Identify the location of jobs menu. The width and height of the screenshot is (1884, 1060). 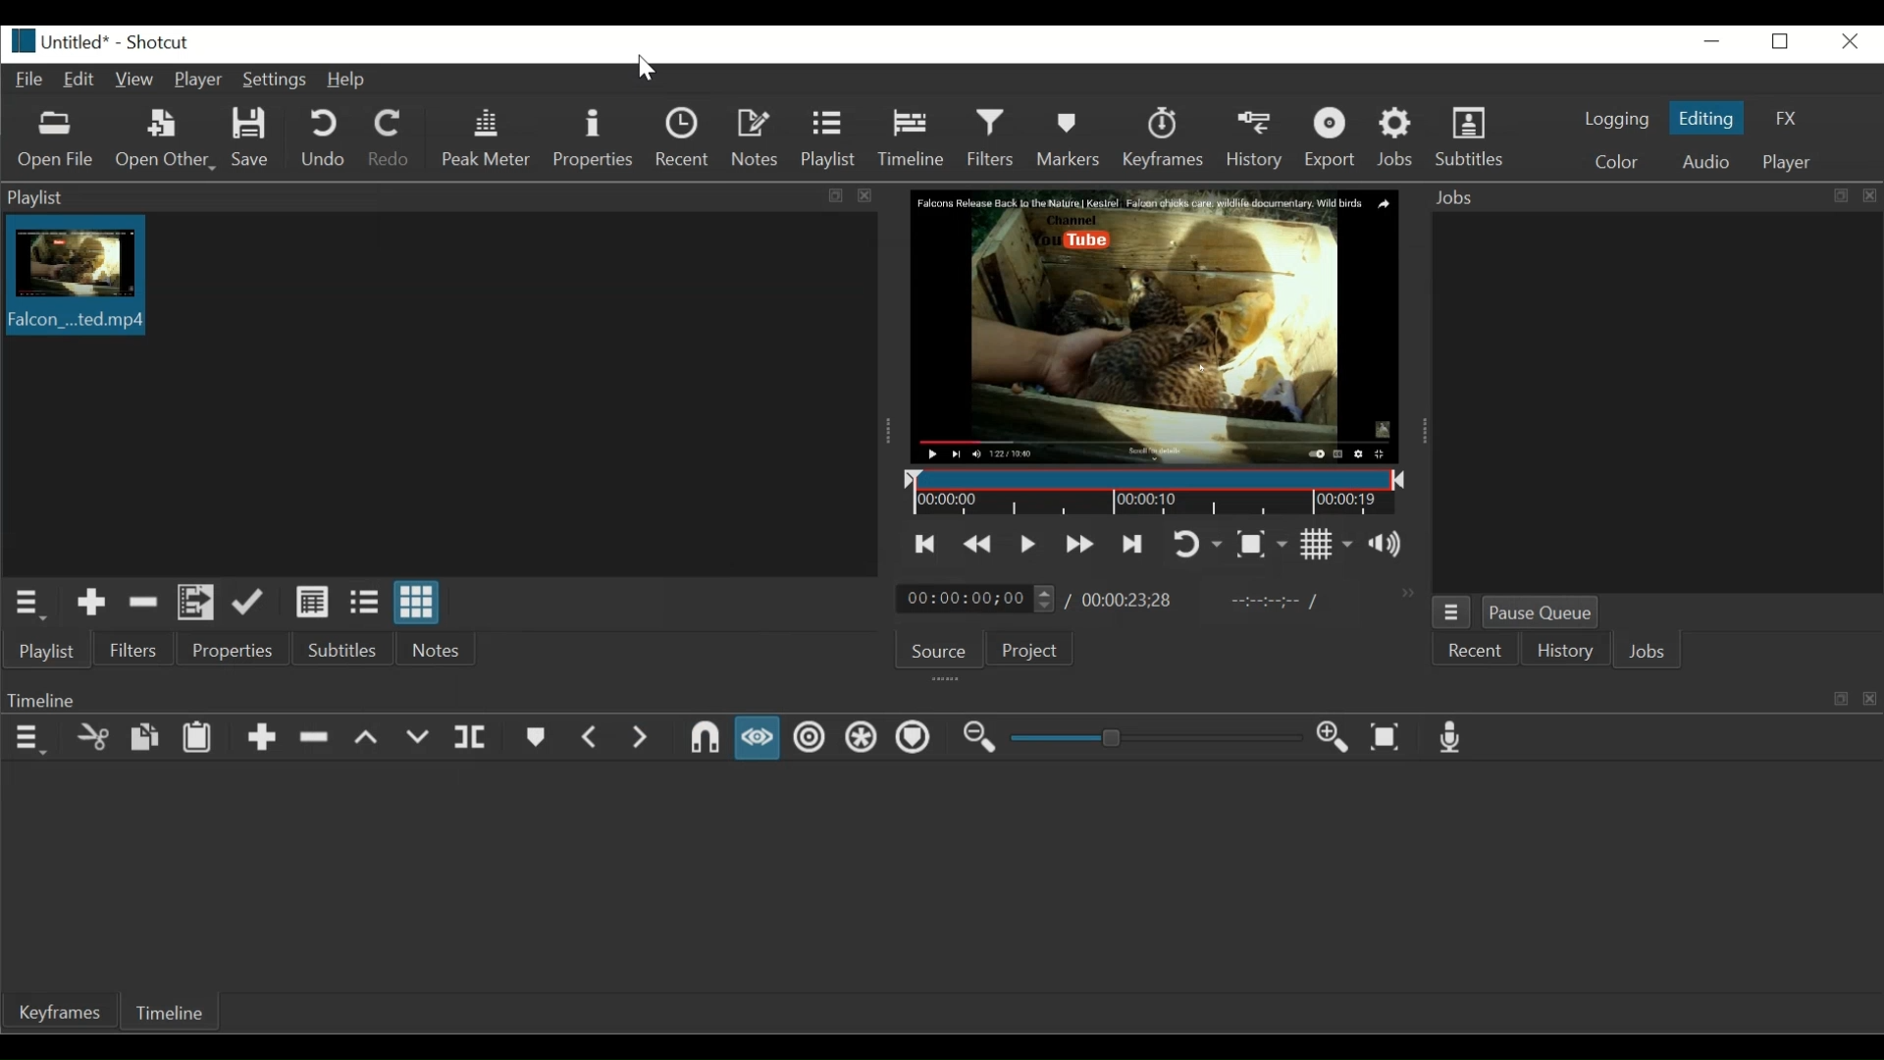
(1452, 612).